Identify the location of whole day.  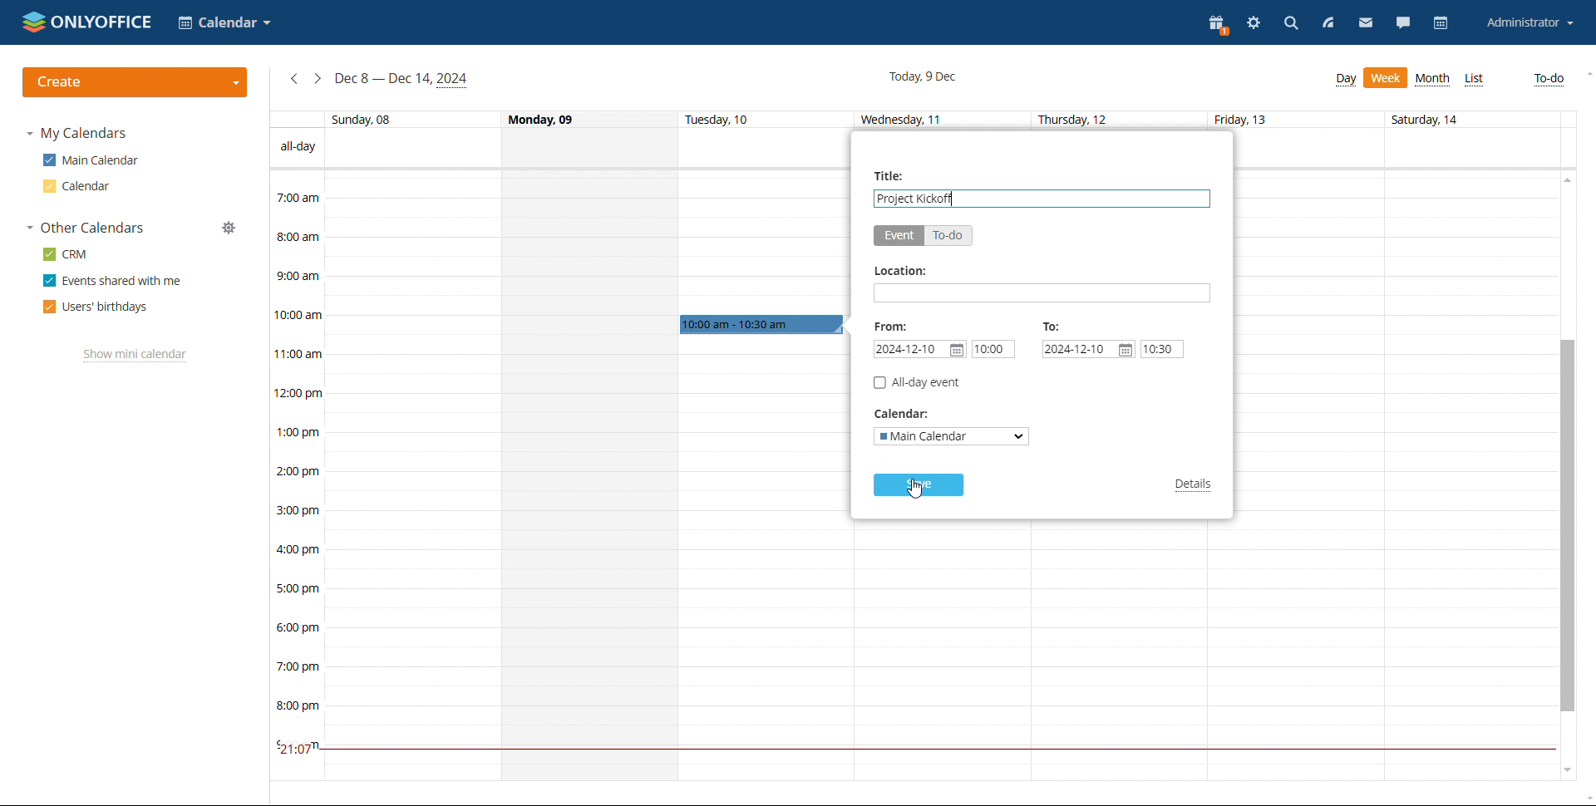
(589, 474).